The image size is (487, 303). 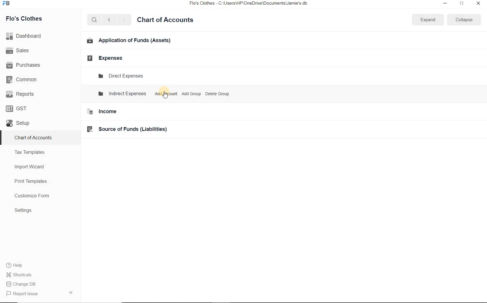 I want to click on cursor, so click(x=166, y=95).